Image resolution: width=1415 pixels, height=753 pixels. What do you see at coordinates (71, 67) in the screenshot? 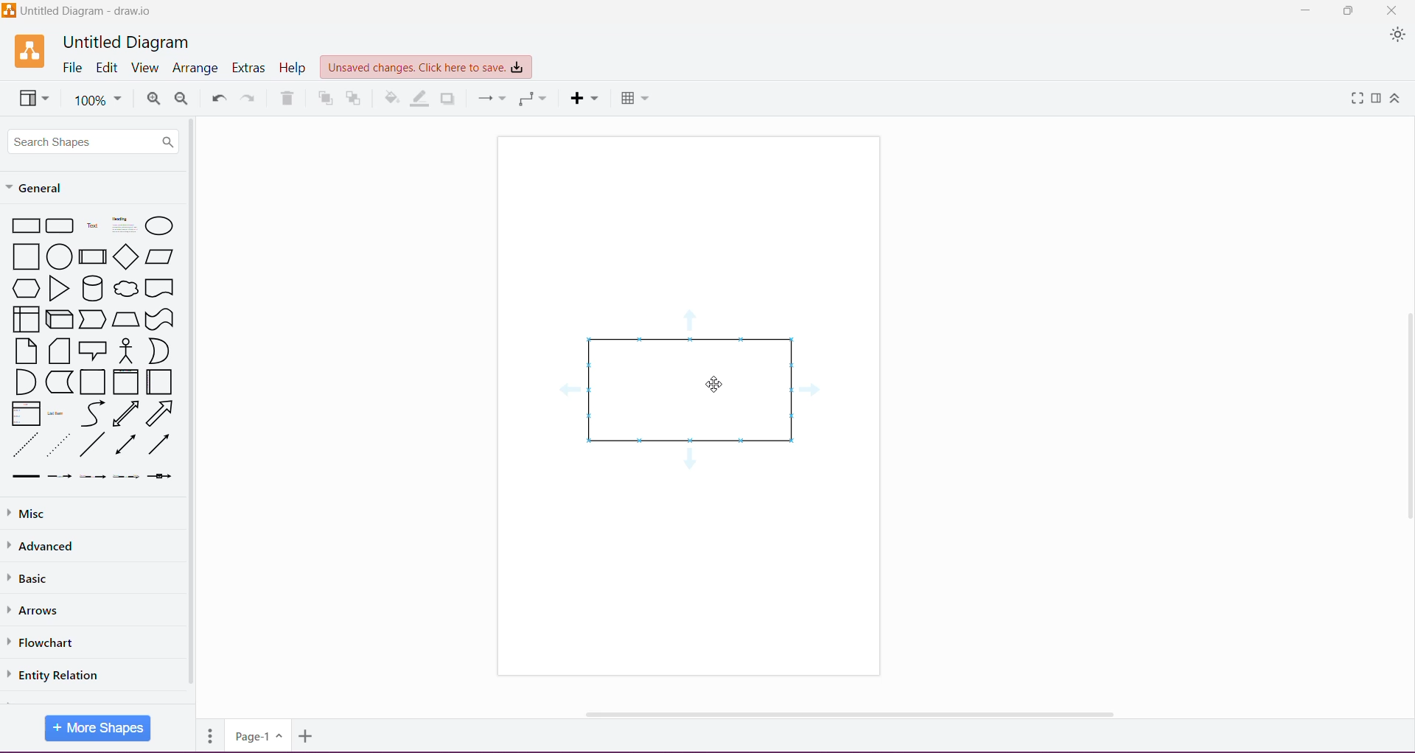
I see `File` at bounding box center [71, 67].